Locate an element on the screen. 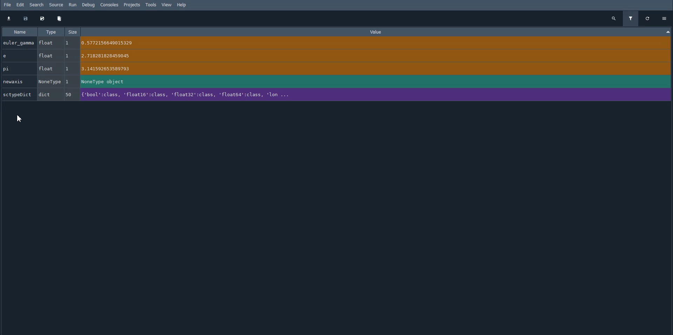 This screenshot has width=673, height=335. Size is located at coordinates (73, 31).